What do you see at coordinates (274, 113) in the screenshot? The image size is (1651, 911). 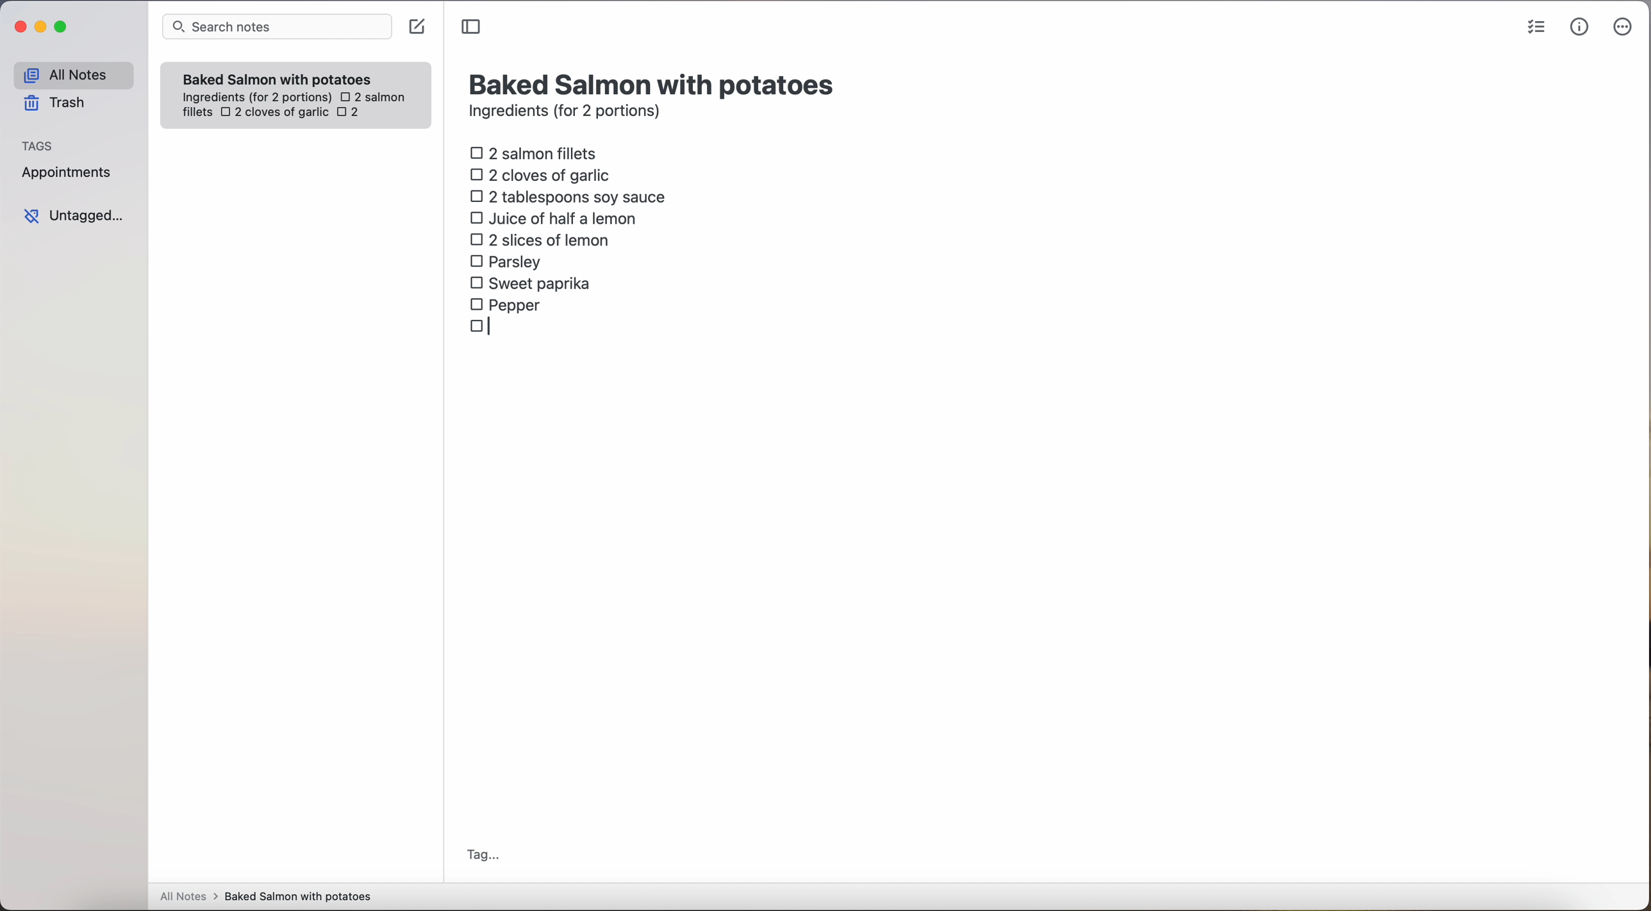 I see `2 cloves of garlic` at bounding box center [274, 113].